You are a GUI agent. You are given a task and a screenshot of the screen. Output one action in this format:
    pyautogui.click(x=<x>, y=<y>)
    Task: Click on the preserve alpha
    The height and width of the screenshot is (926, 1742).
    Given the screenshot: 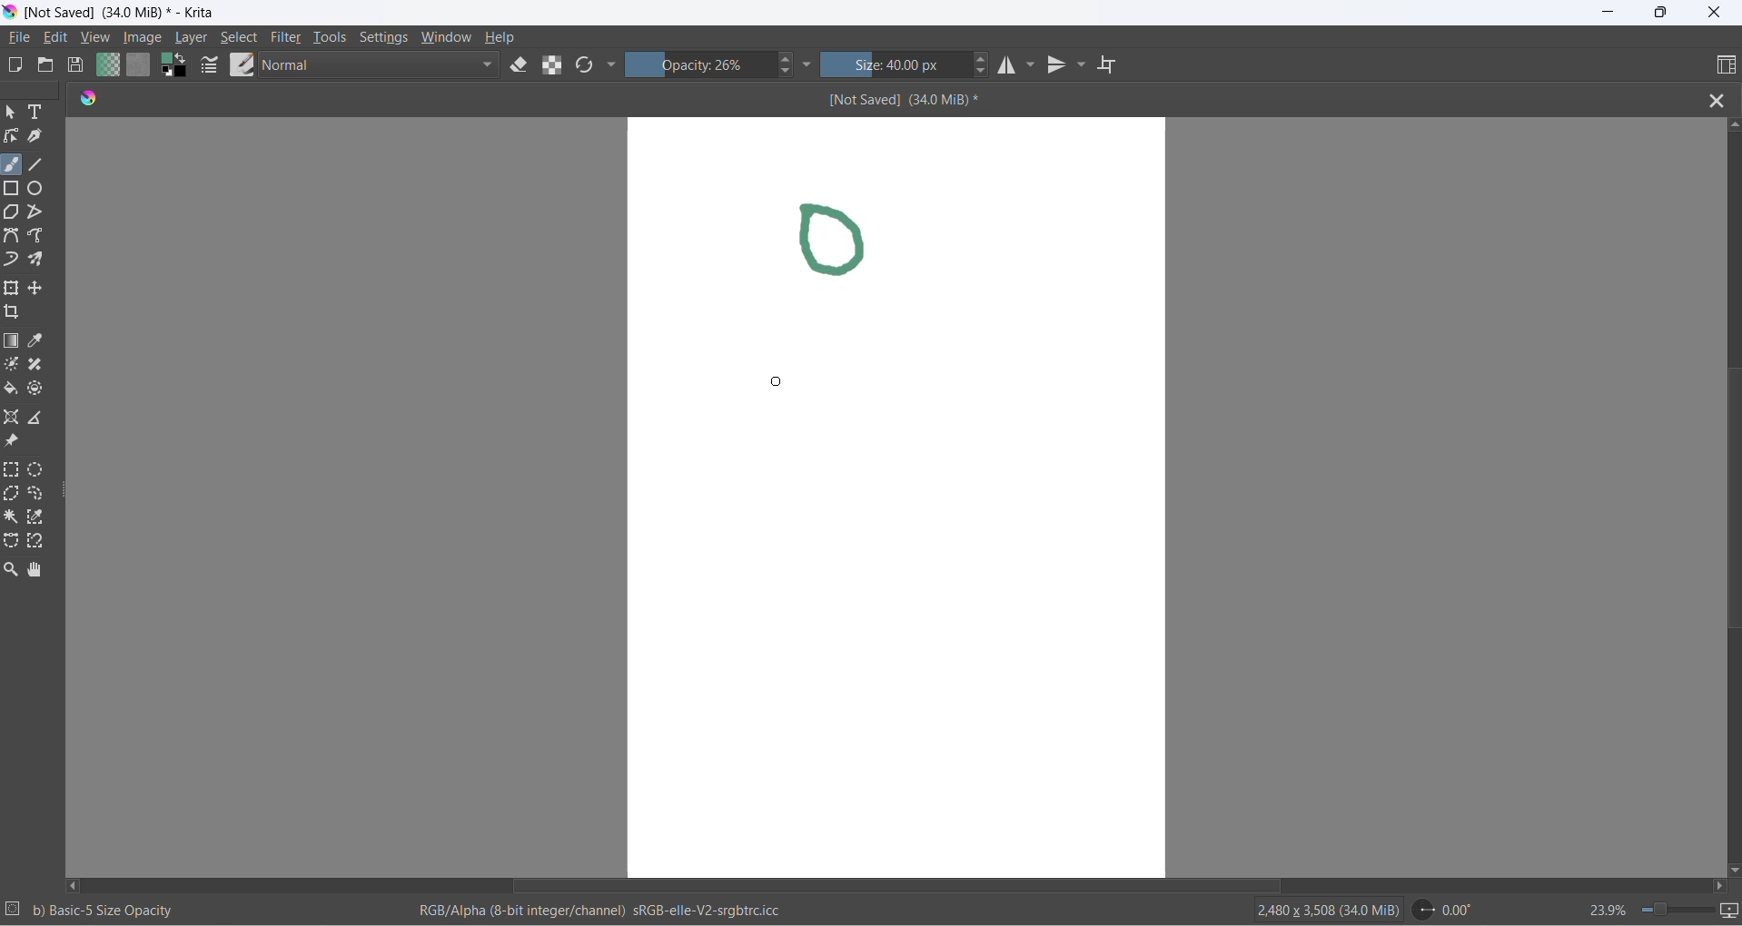 What is the action you would take?
    pyautogui.click(x=551, y=64)
    